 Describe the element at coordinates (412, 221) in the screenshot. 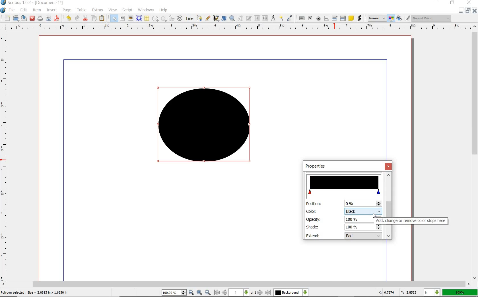

I see `add, change, or remove color stops here` at that location.